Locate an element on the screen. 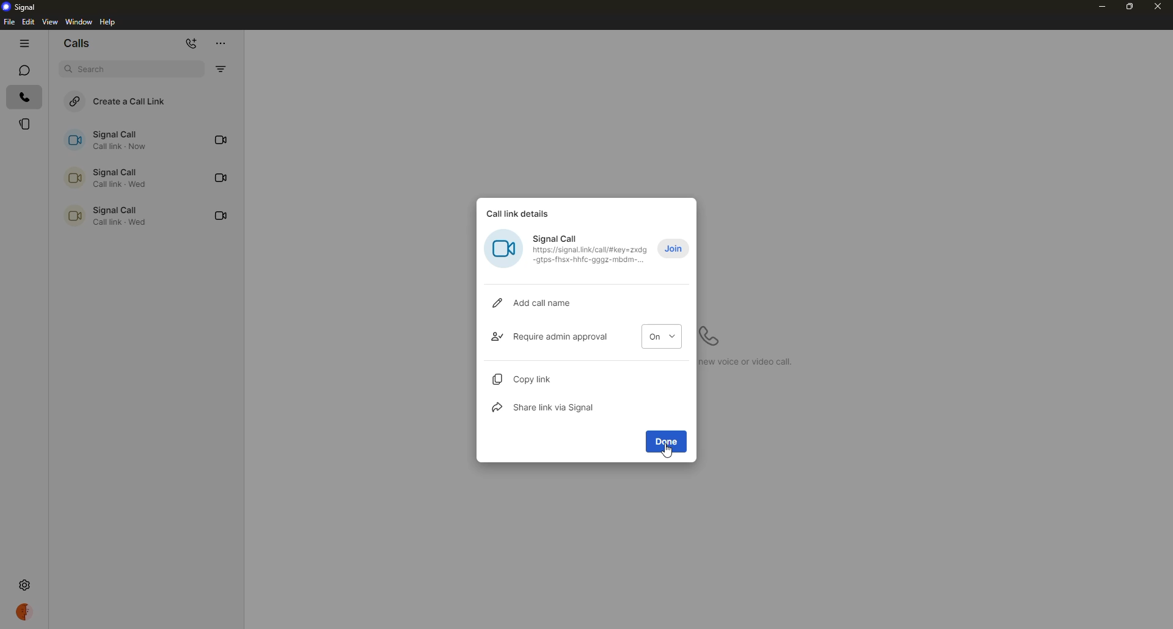 The width and height of the screenshot is (1173, 629). copy link is located at coordinates (522, 378).